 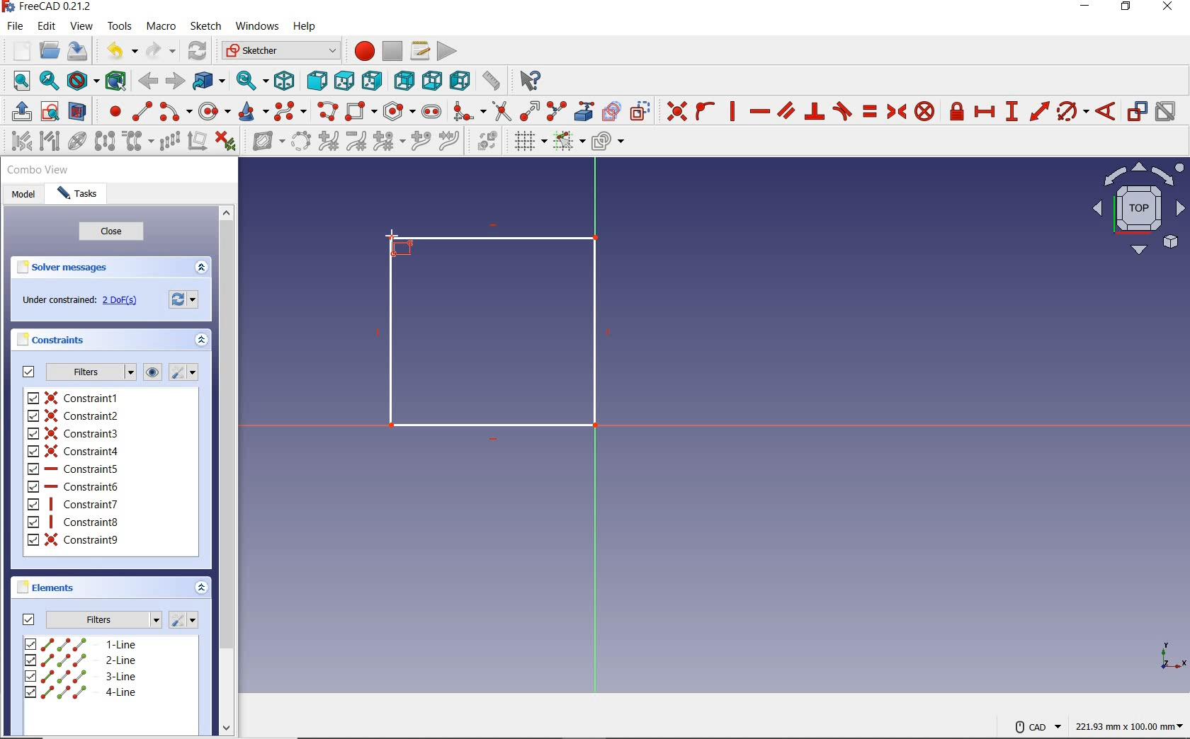 What do you see at coordinates (1131, 726) in the screenshot?
I see `dimension` at bounding box center [1131, 726].